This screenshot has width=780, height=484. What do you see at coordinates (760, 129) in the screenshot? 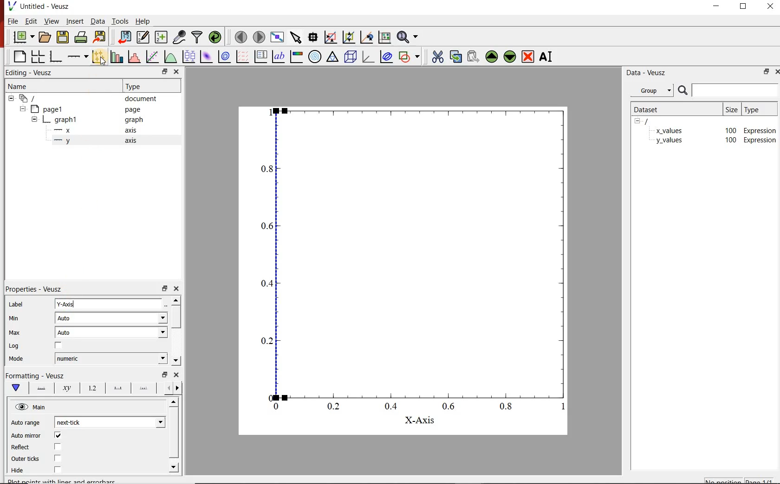
I see `Expression` at bounding box center [760, 129].